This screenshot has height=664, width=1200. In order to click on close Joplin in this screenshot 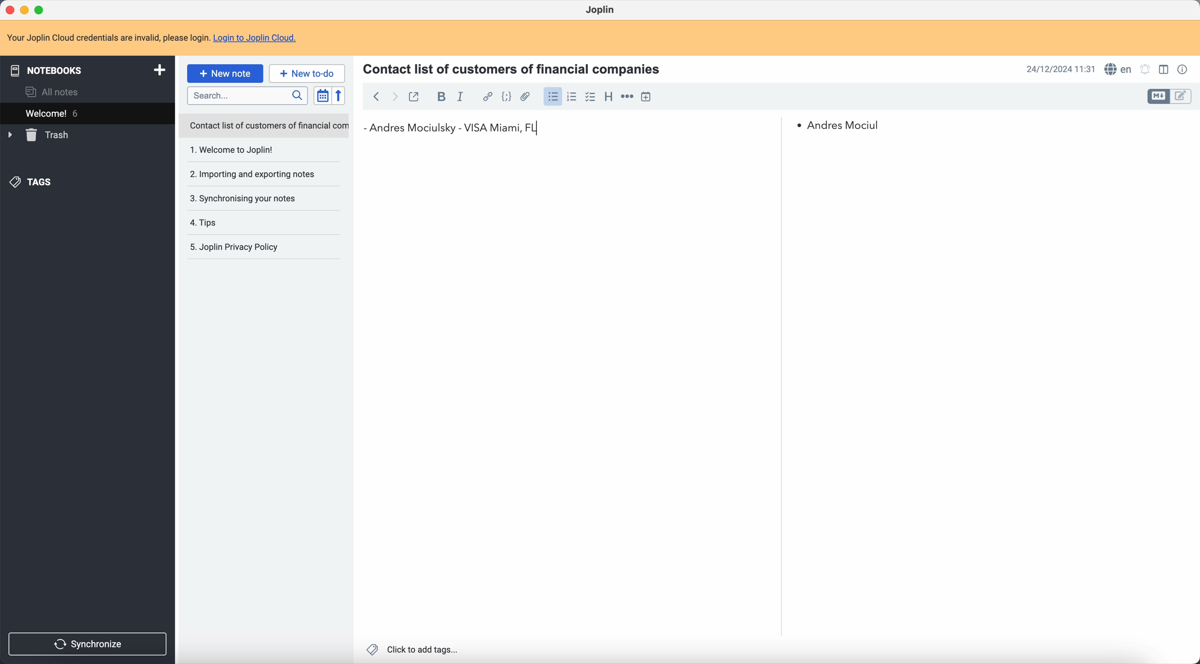, I will do `click(9, 9)`.